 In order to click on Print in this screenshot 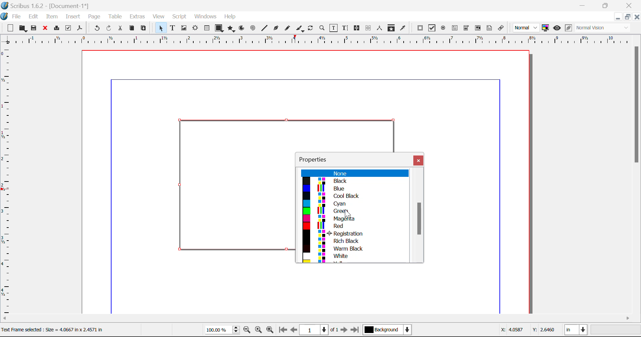, I will do `click(56, 28)`.